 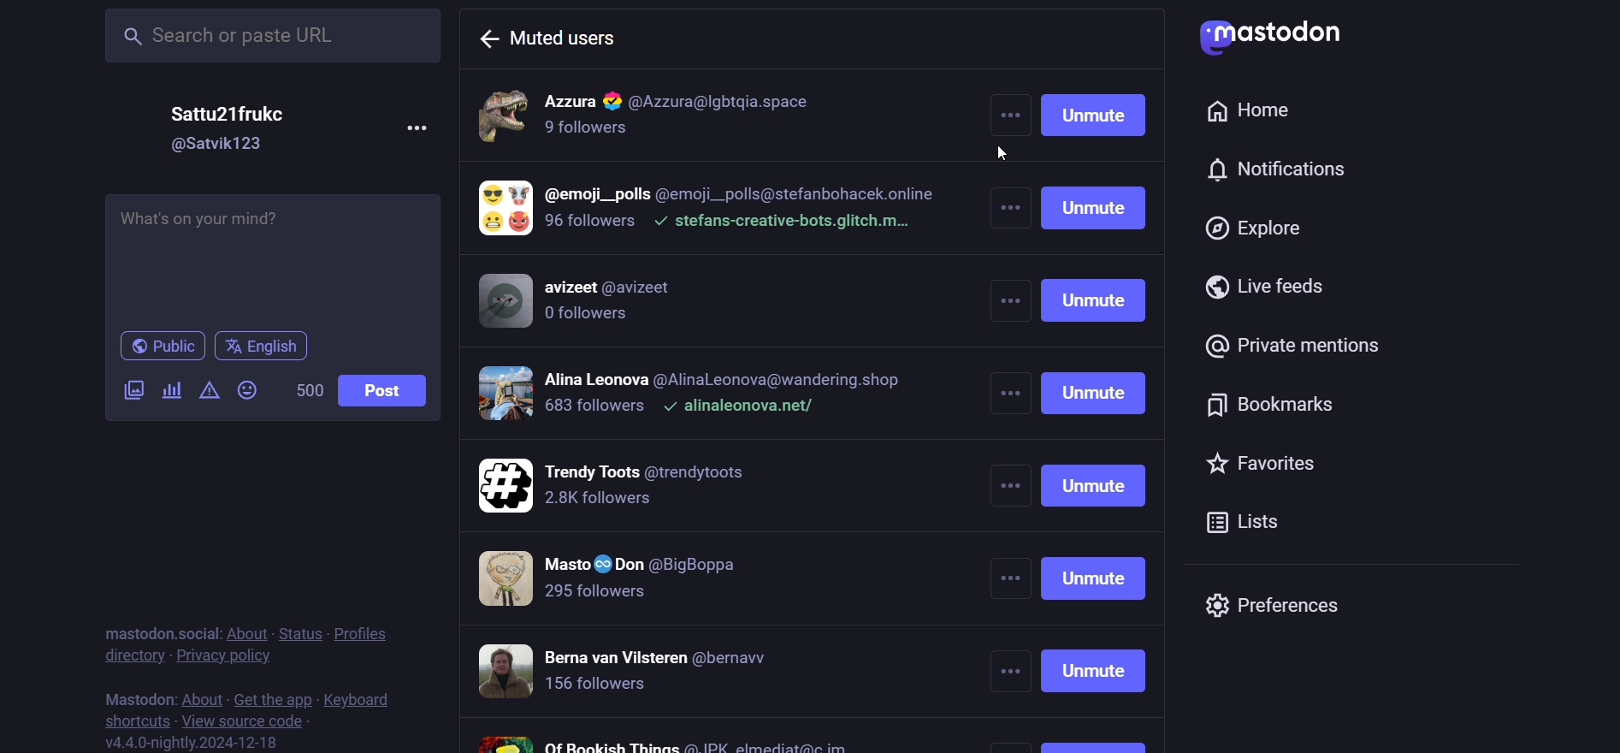 What do you see at coordinates (248, 632) in the screenshot?
I see `about` at bounding box center [248, 632].